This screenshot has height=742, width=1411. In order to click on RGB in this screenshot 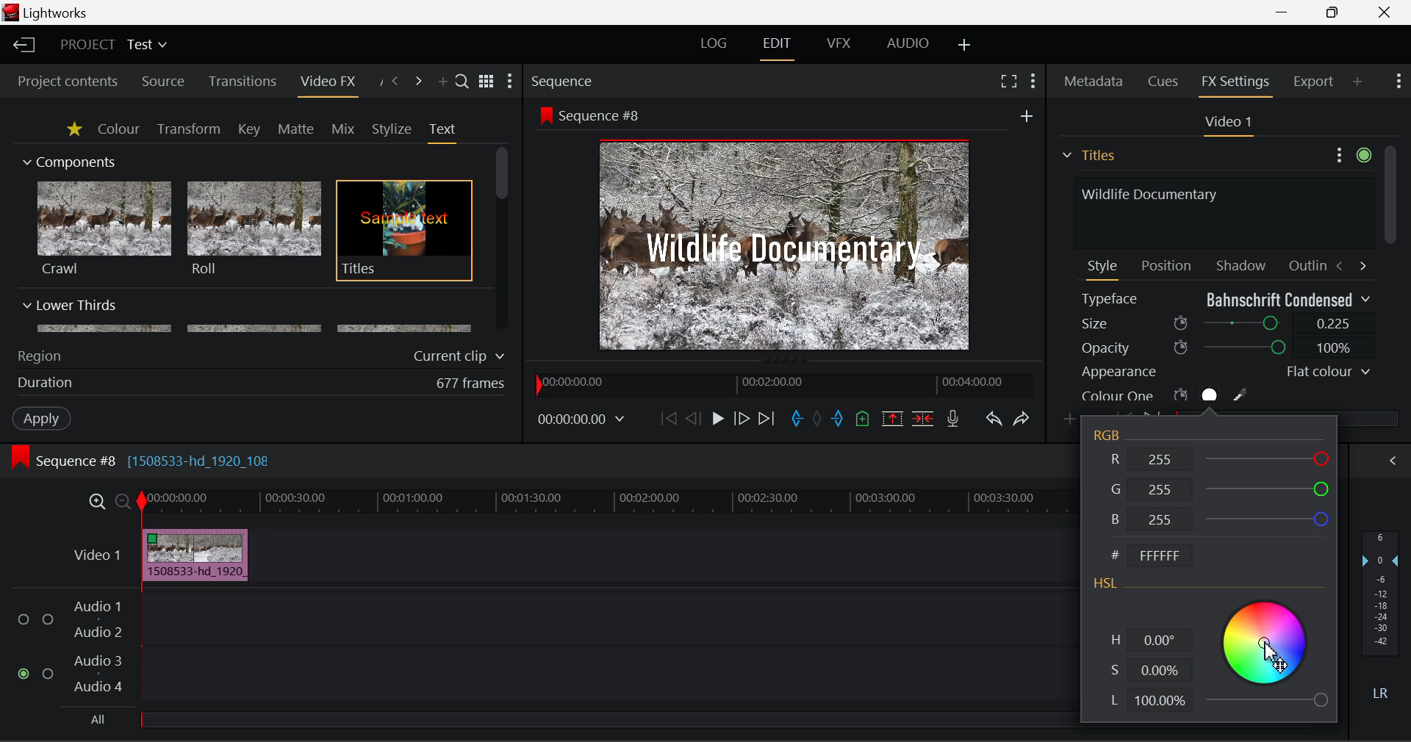, I will do `click(1110, 436)`.